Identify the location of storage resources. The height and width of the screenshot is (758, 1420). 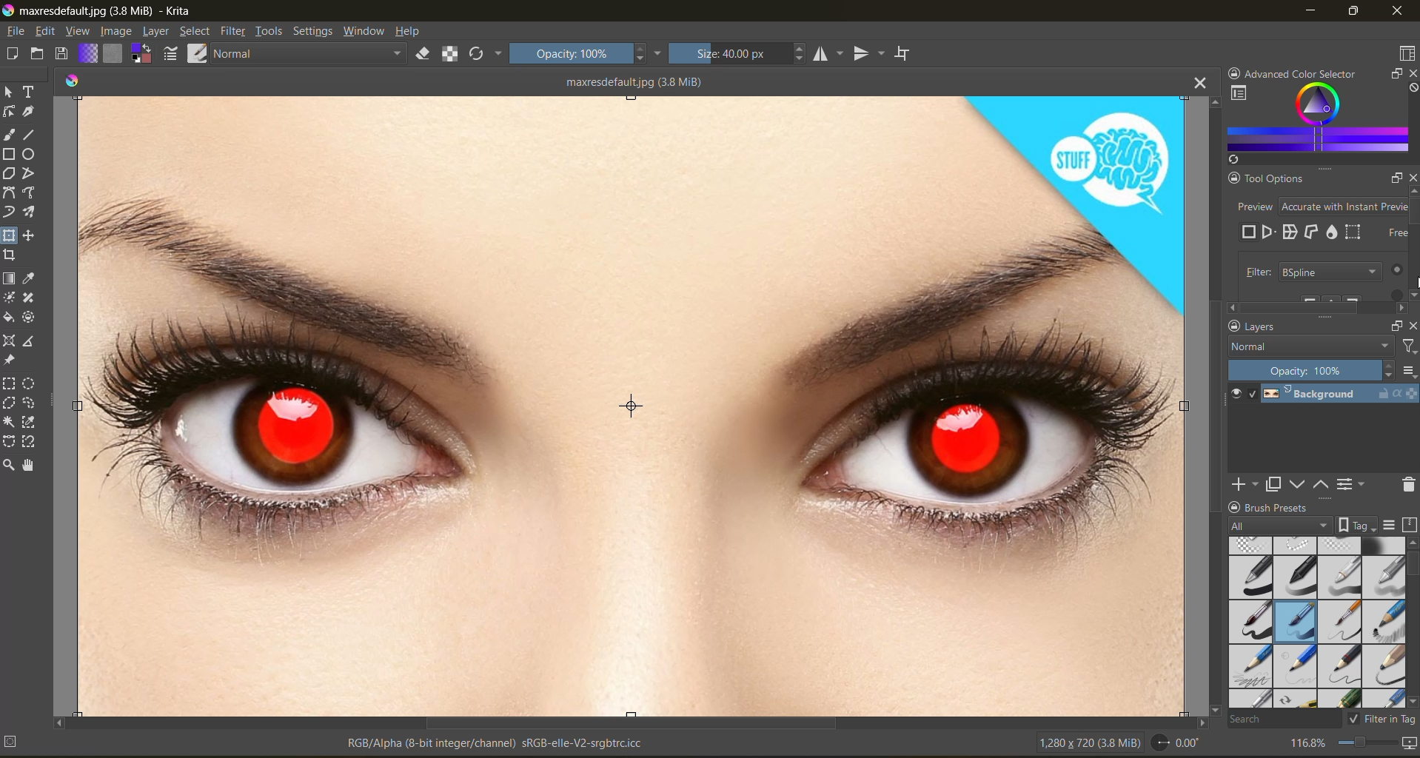
(1410, 525).